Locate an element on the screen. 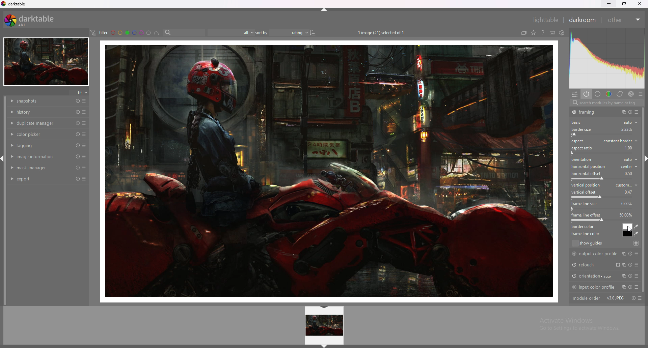  history is located at coordinates (40, 112).